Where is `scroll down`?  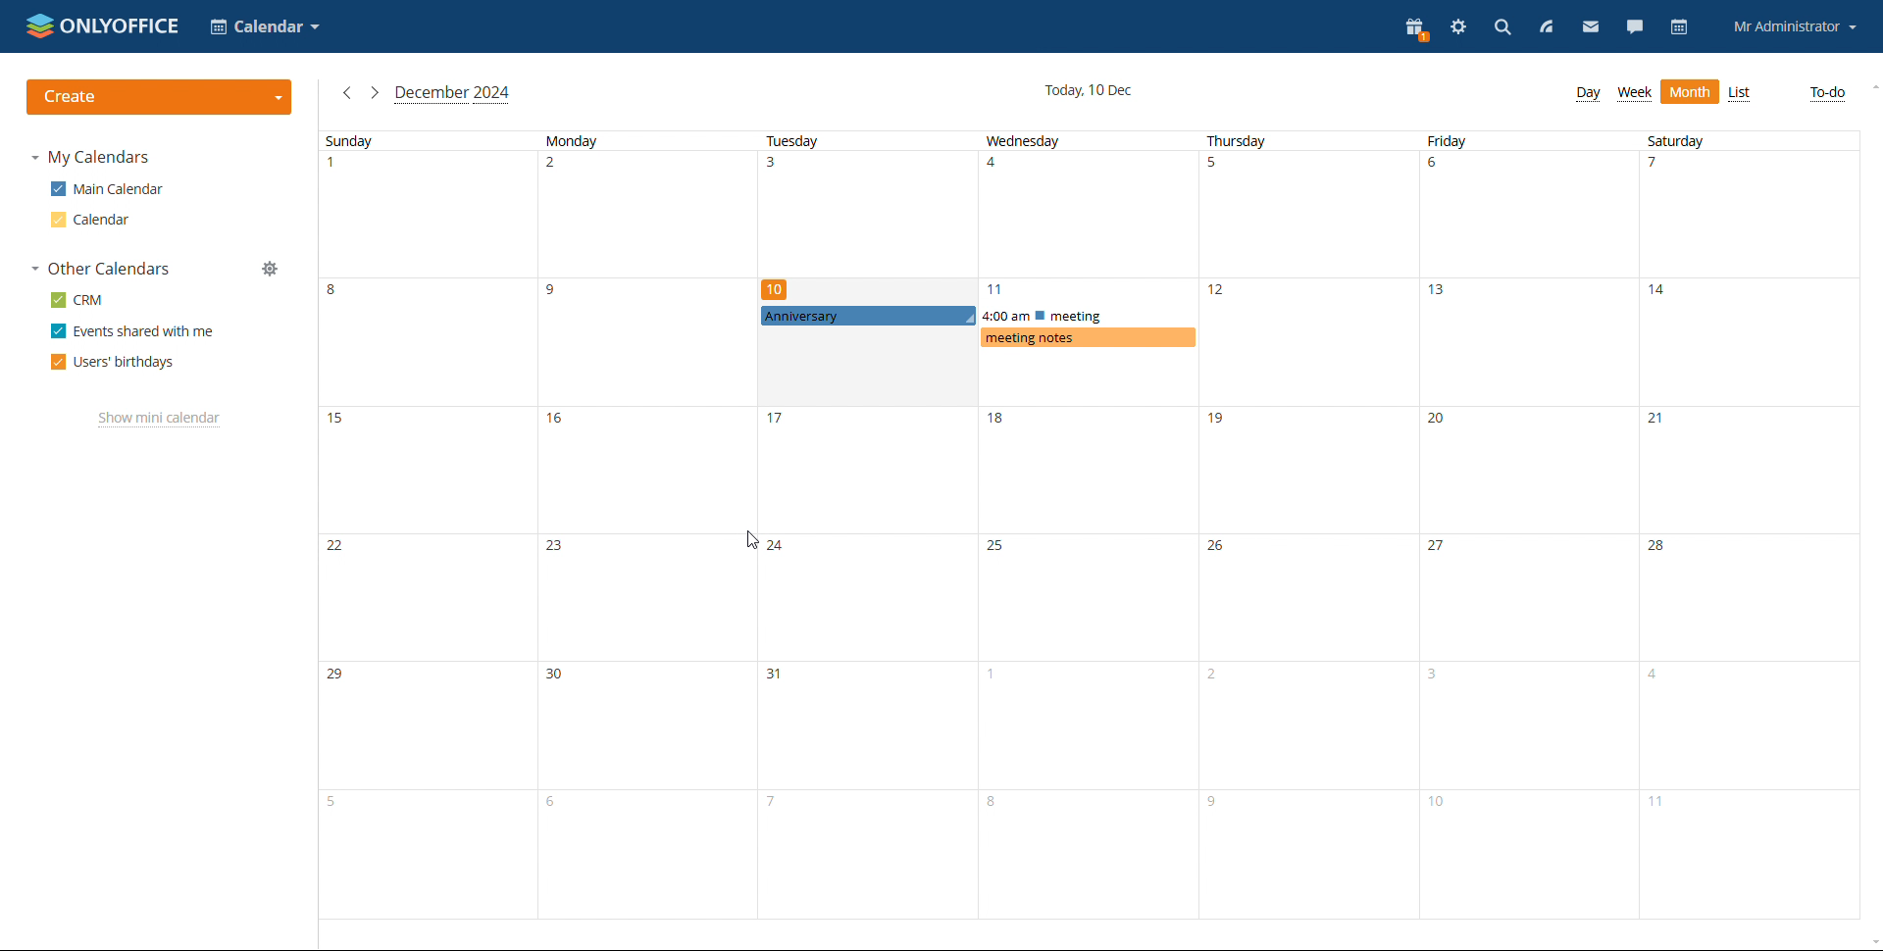 scroll down is located at coordinates (1871, 943).